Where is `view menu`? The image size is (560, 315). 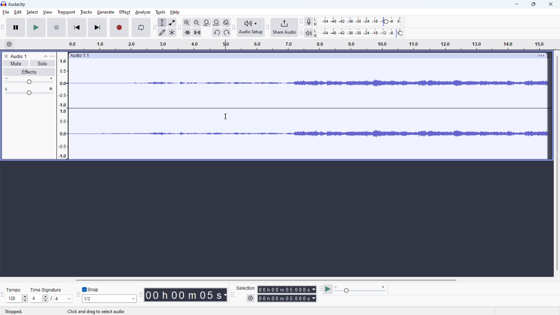
view menu is located at coordinates (52, 56).